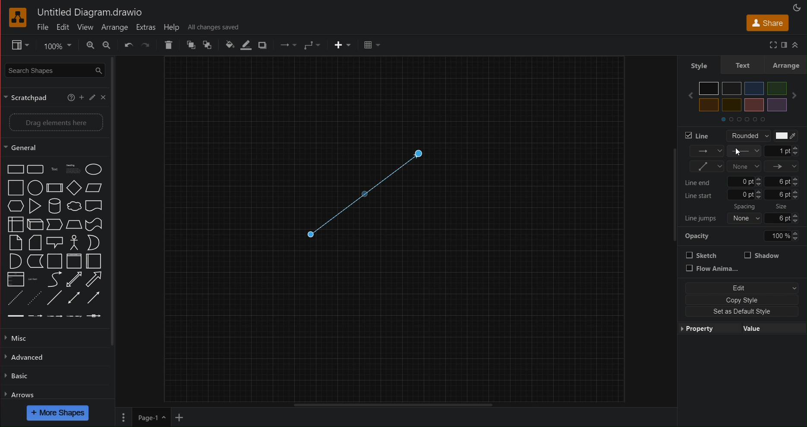  I want to click on spacing, so click(747, 207).